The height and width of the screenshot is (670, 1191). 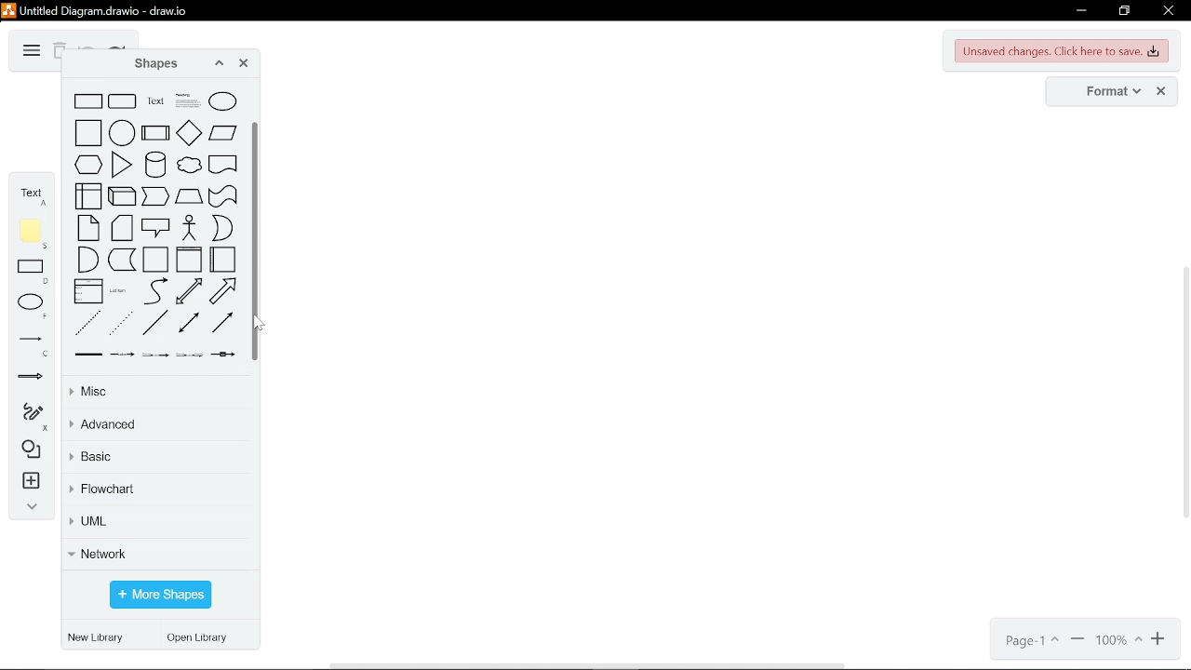 I want to click on cube, so click(x=122, y=196).